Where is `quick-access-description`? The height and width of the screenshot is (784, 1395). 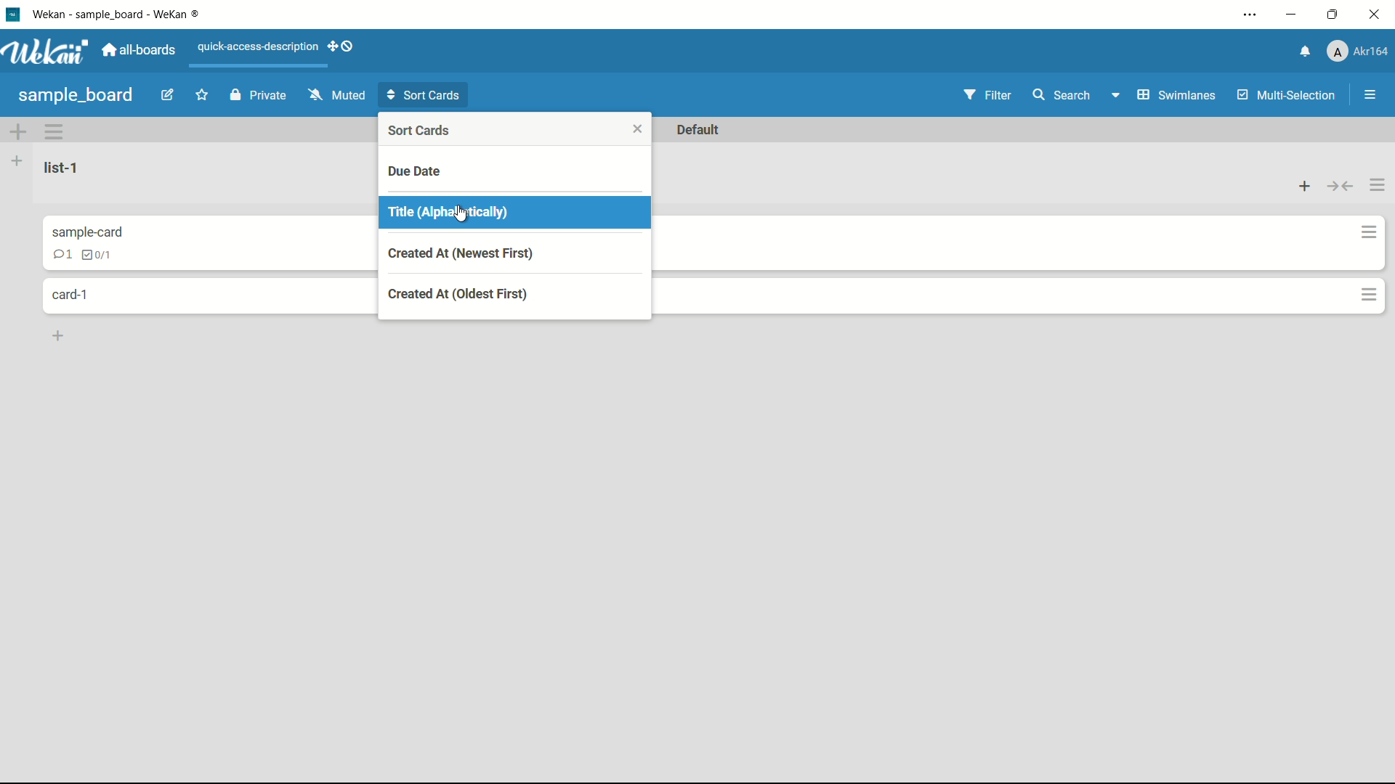 quick-access-description is located at coordinates (259, 48).